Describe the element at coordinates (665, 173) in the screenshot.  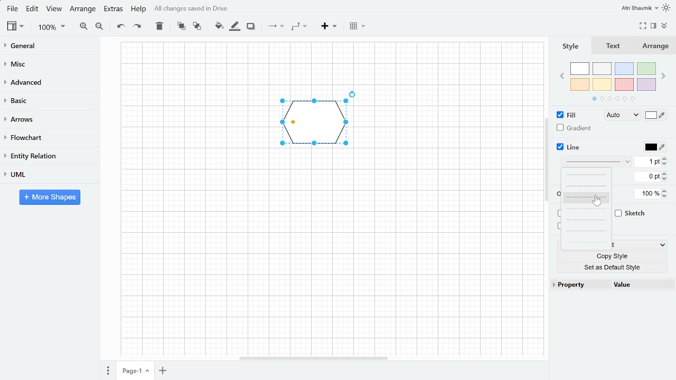
I see `Increase line perimeter` at that location.